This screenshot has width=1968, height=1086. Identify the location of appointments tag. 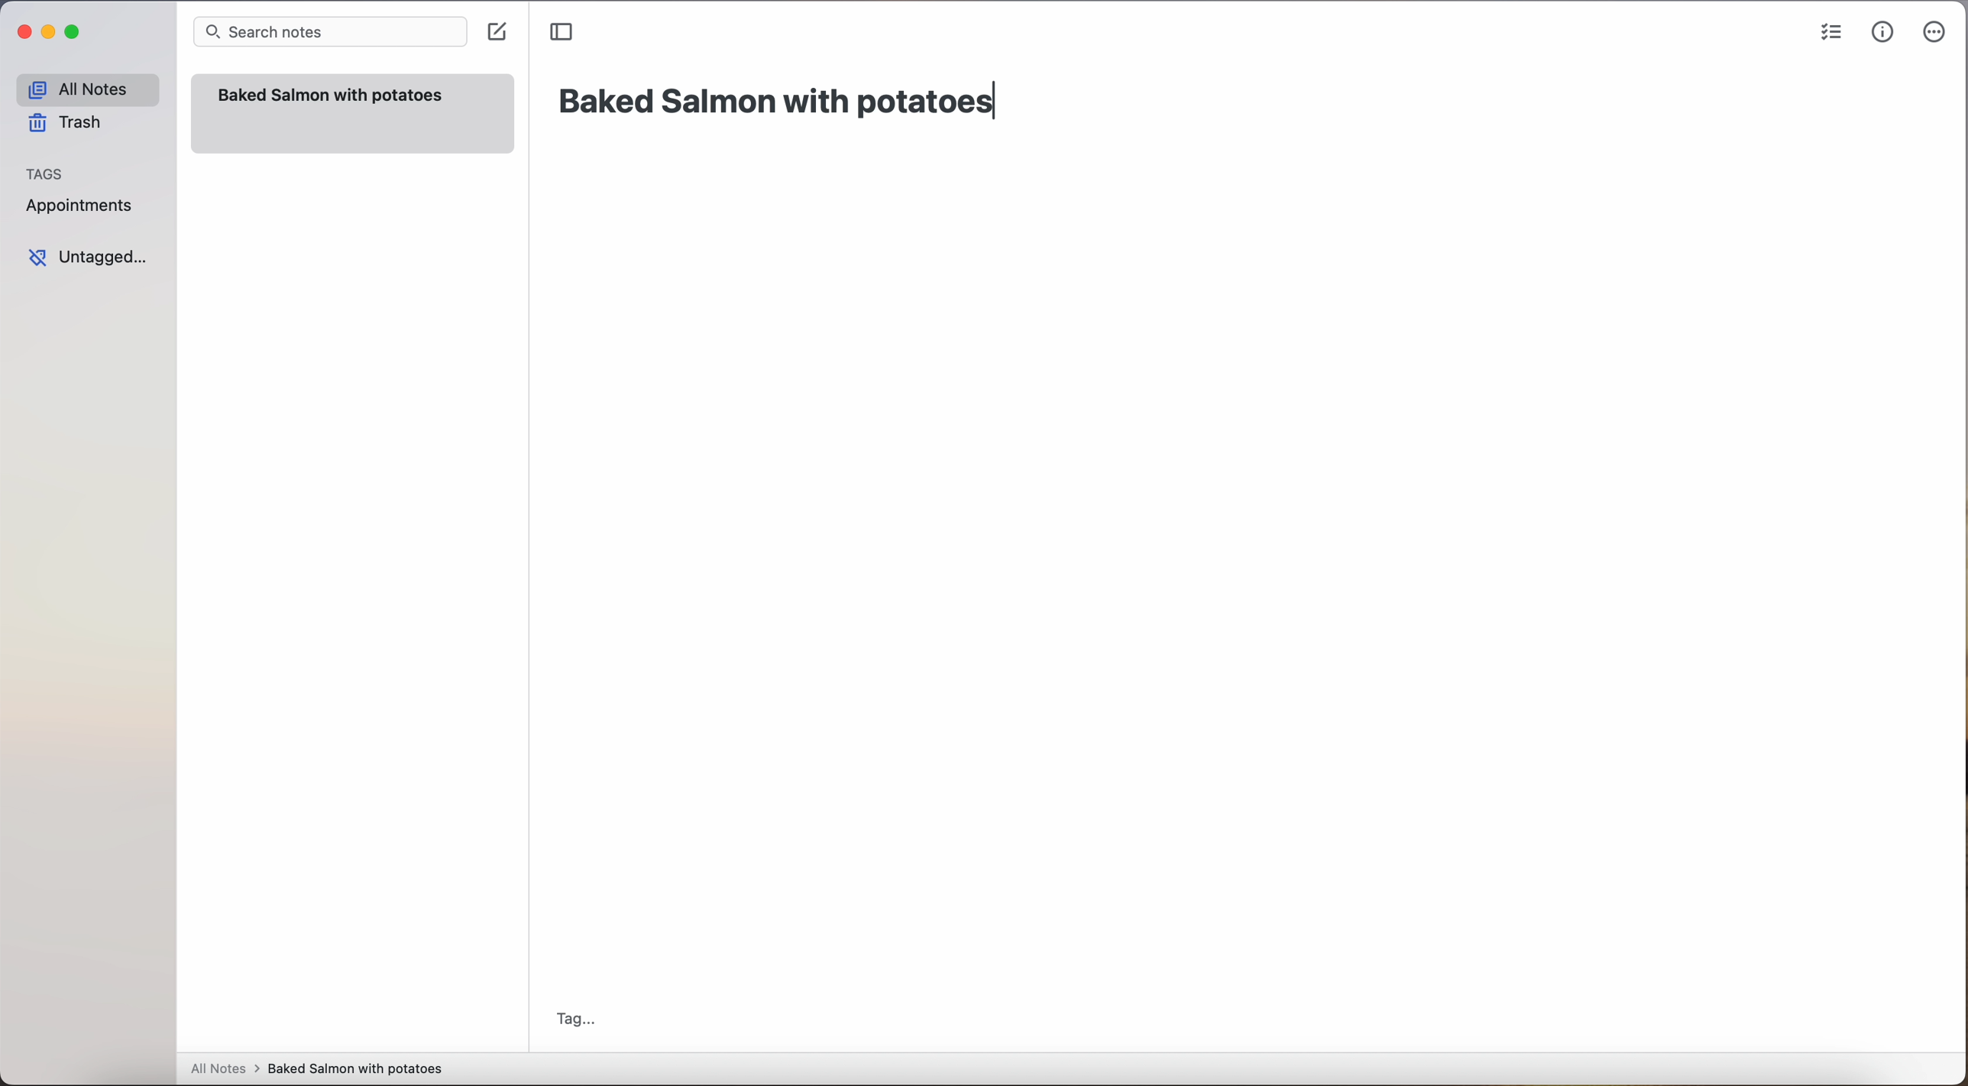
(81, 203).